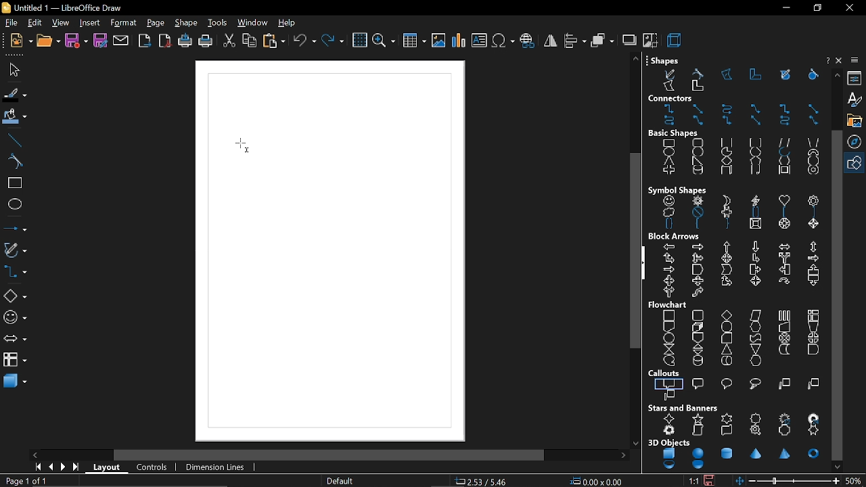  What do you see at coordinates (756, 326) in the screenshot?
I see `preparation` at bounding box center [756, 326].